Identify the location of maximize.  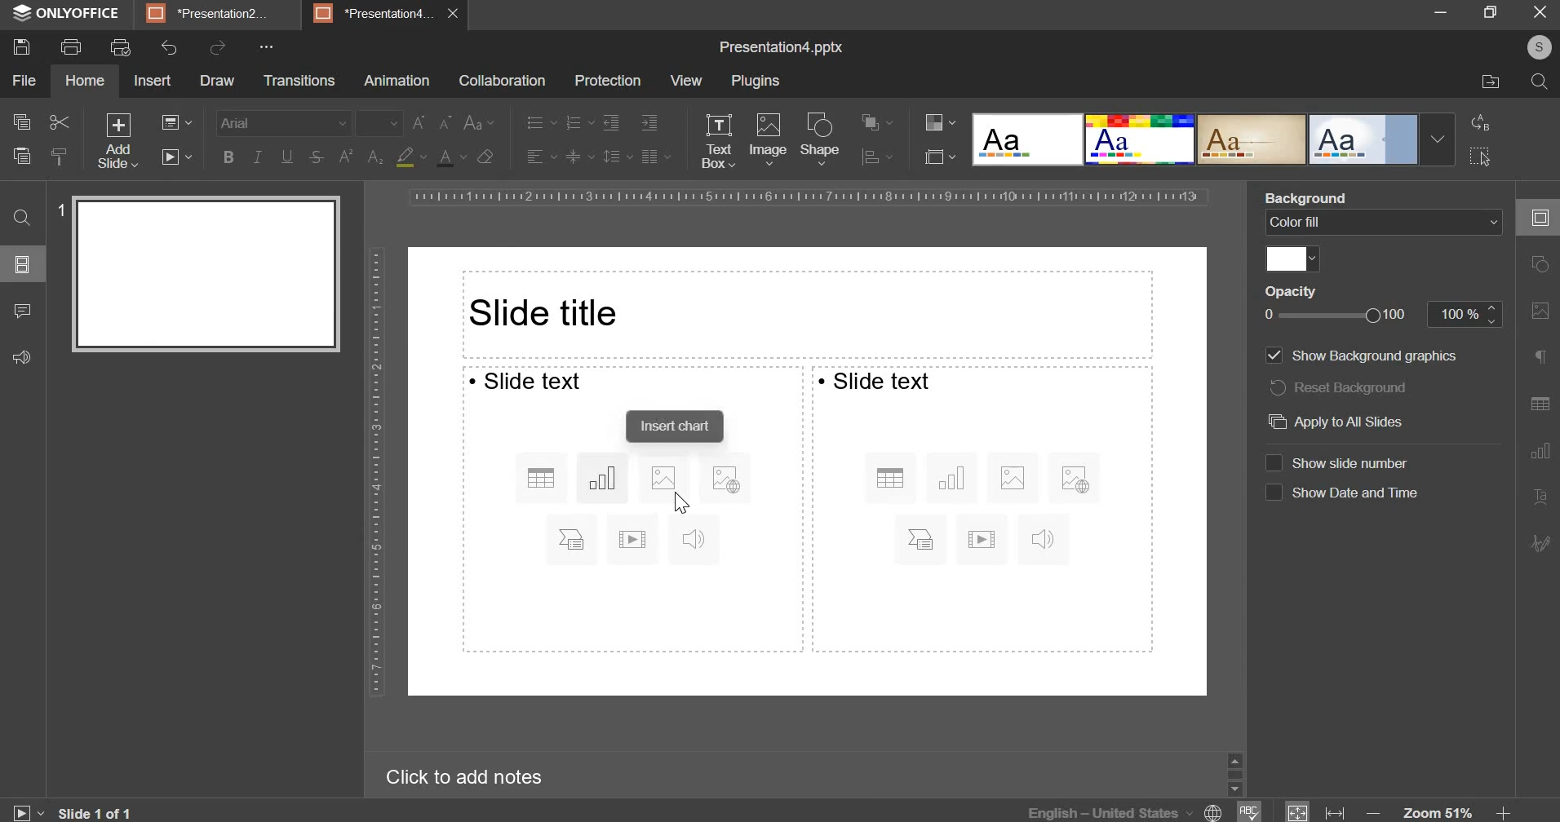
(1492, 11).